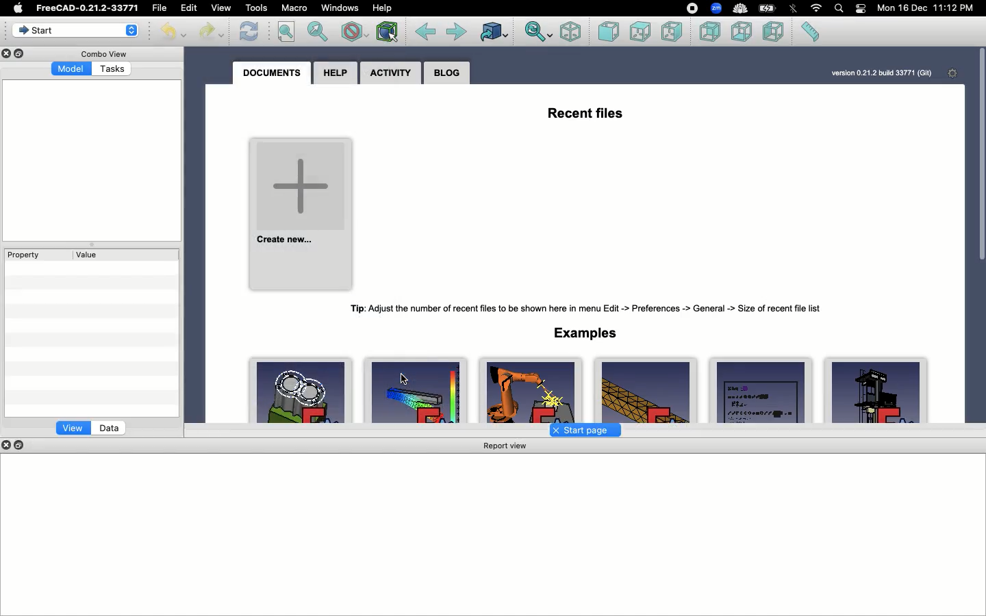  Describe the element at coordinates (794, 11) in the screenshot. I see `Bluetooth` at that location.